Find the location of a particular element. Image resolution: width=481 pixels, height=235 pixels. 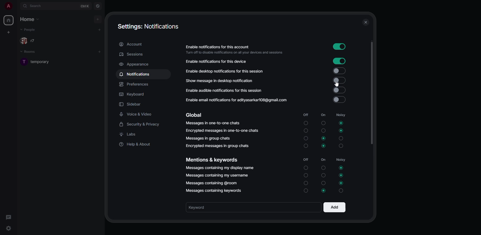

Off Unselected is located at coordinates (305, 175).